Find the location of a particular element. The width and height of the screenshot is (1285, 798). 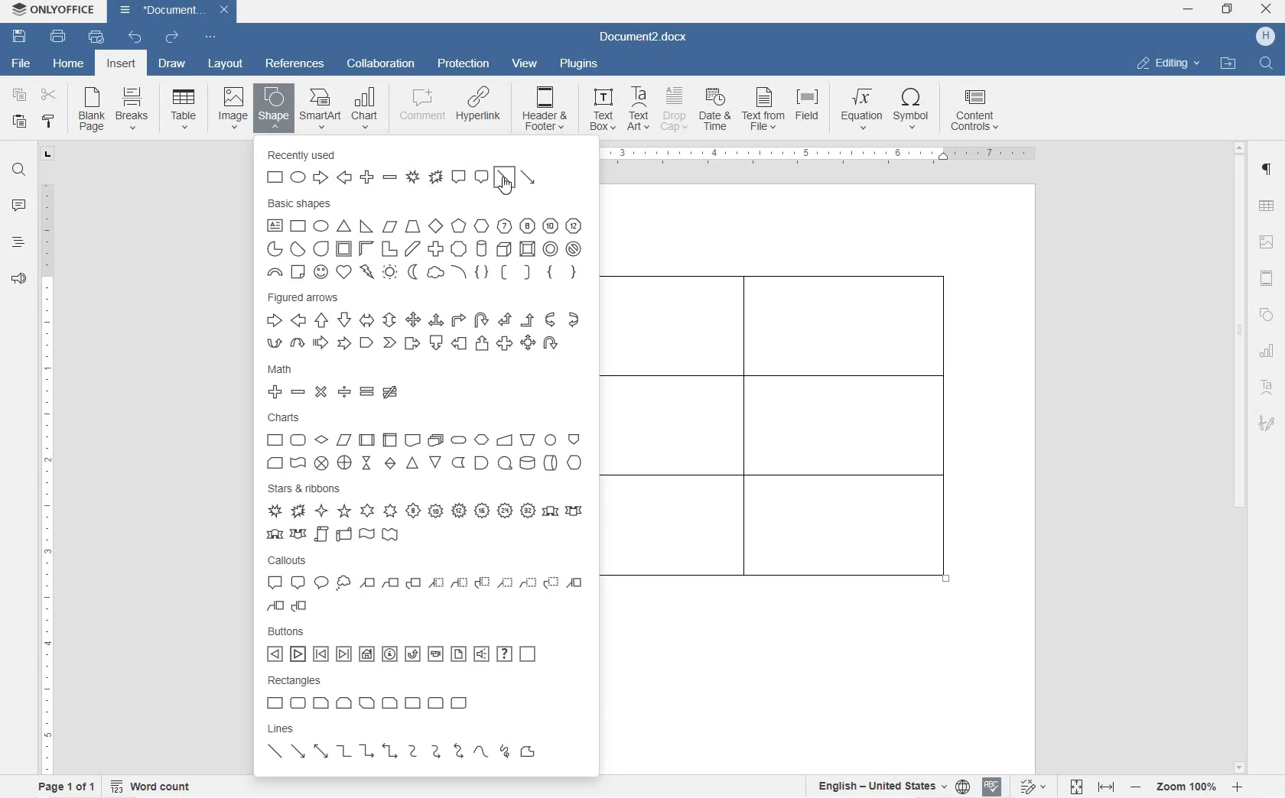

INSERT SHAPE is located at coordinates (273, 111).